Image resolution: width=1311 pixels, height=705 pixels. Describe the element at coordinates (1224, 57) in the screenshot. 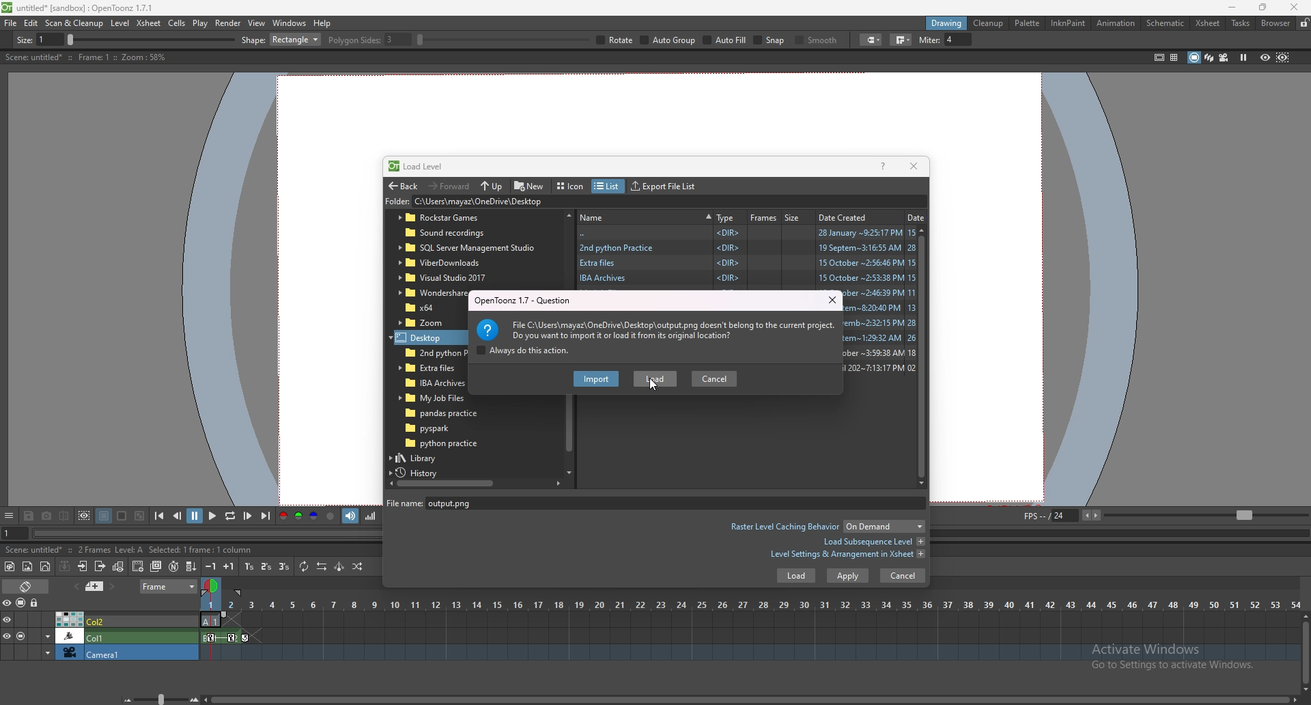

I see `camera view` at that location.